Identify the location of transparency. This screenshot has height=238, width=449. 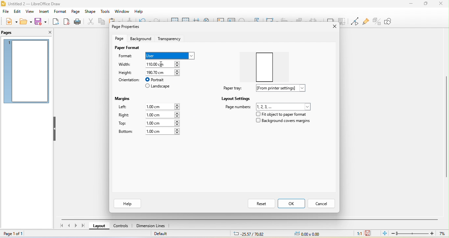
(171, 38).